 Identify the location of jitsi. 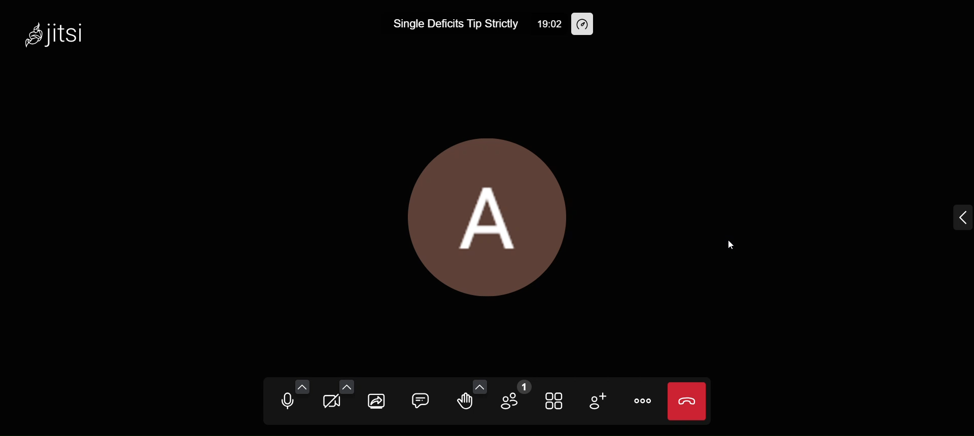
(59, 33).